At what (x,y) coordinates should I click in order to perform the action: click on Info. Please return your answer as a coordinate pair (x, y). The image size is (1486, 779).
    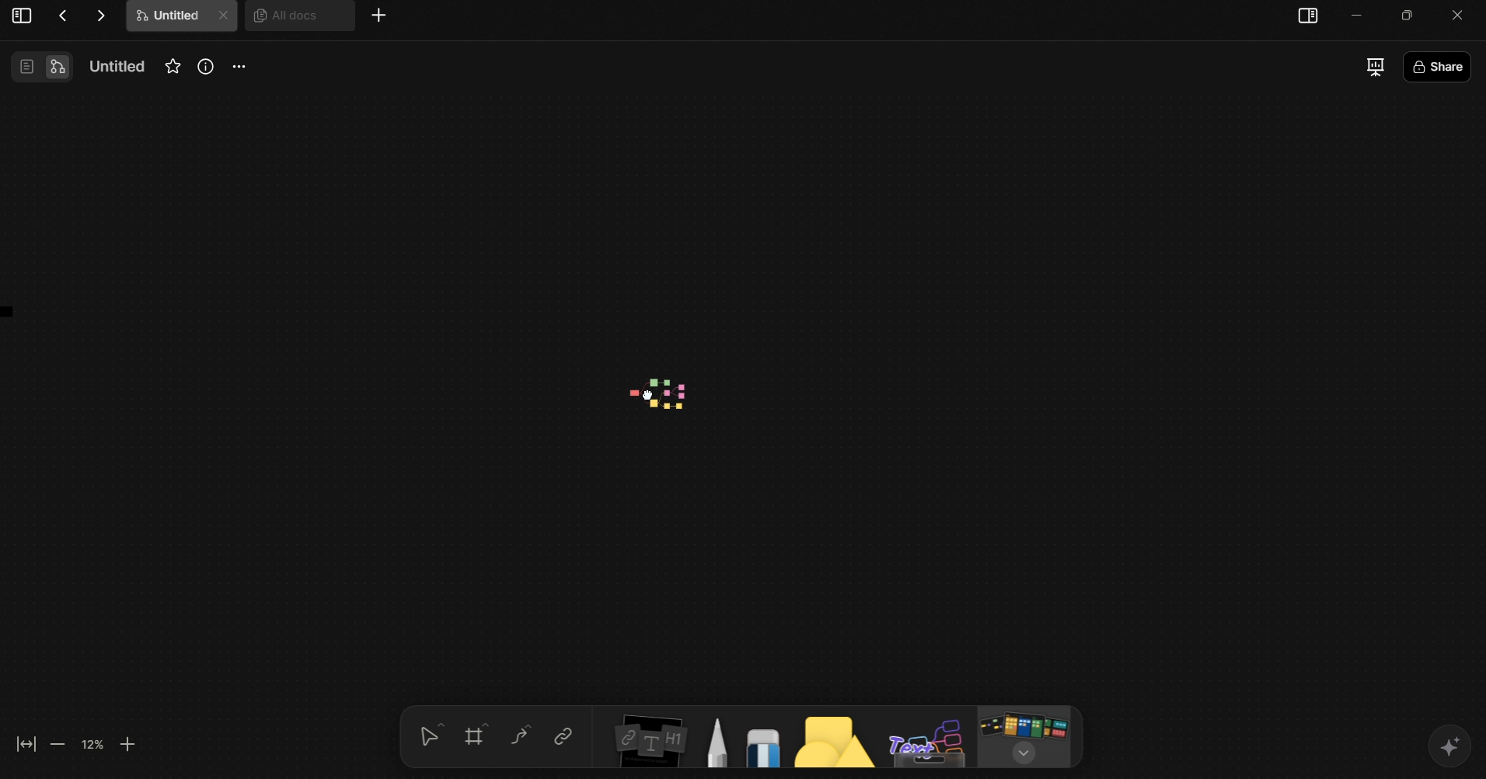
    Looking at the image, I should click on (208, 68).